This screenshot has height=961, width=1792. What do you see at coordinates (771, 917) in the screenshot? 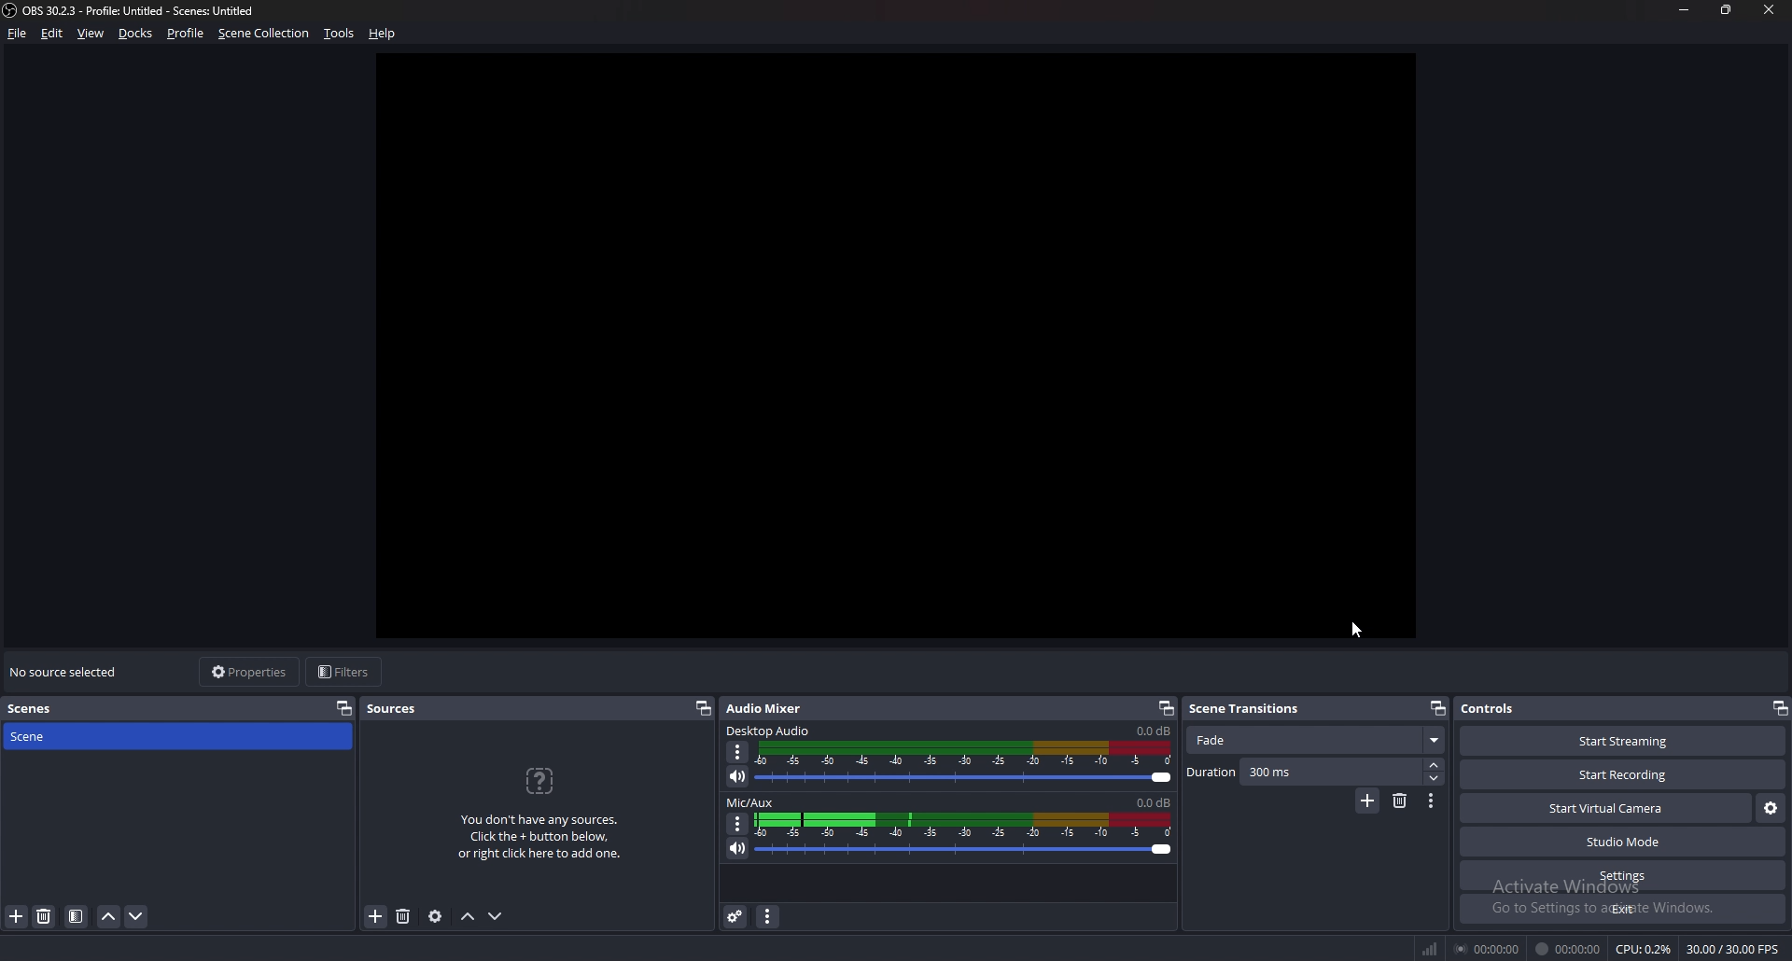
I see `audio mixer menu` at bounding box center [771, 917].